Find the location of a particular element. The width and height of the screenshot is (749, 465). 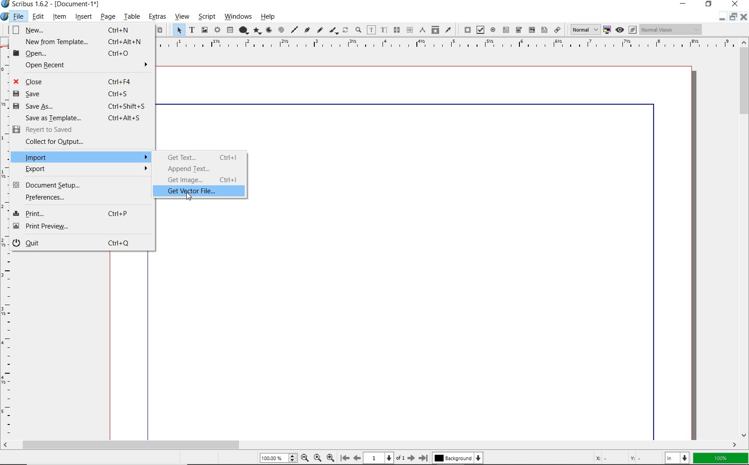

edit text with story editor is located at coordinates (384, 30).